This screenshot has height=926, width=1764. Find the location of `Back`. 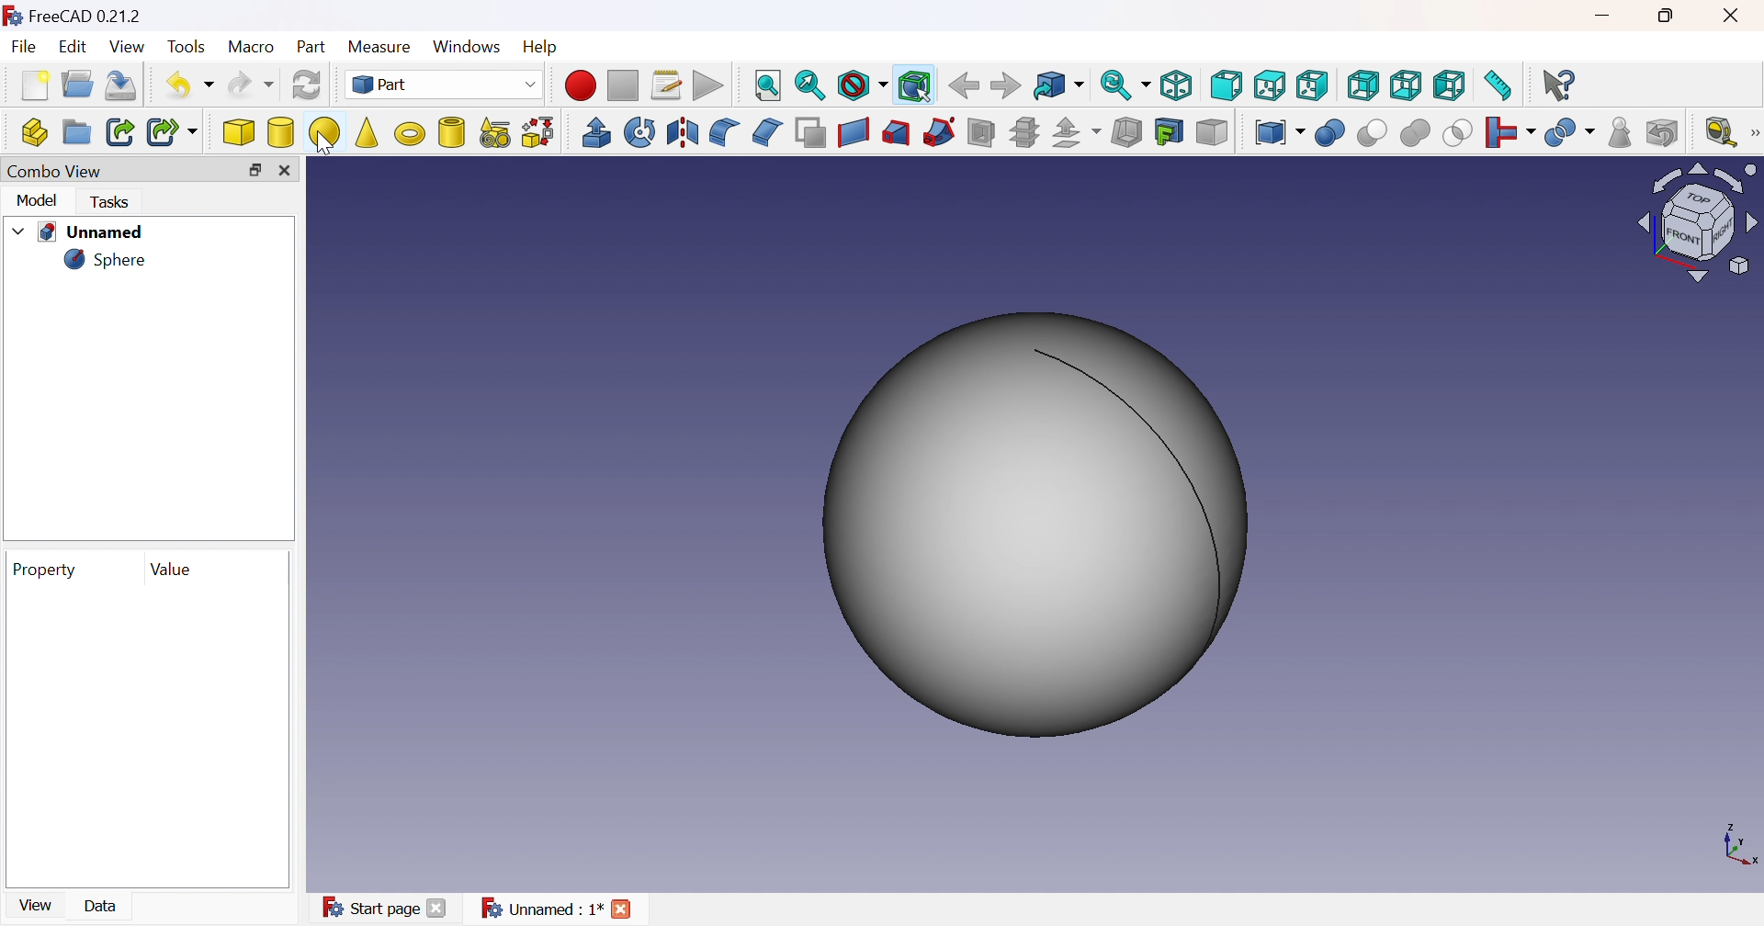

Back is located at coordinates (964, 87).